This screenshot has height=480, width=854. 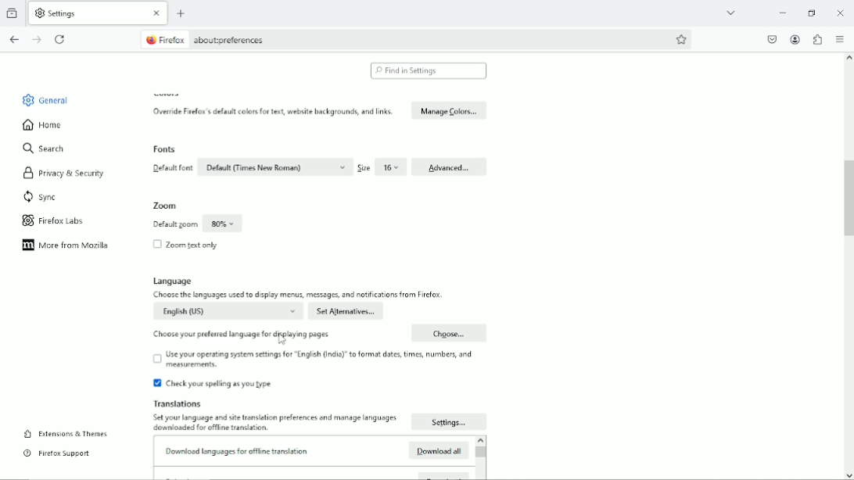 What do you see at coordinates (346, 312) in the screenshot?
I see `Set Alternatives...` at bounding box center [346, 312].